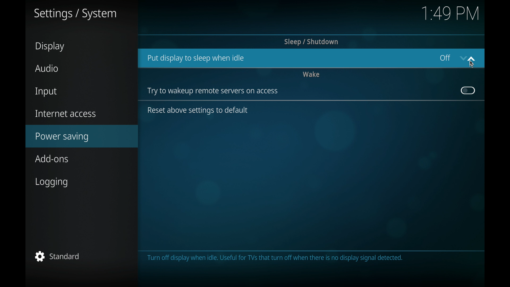  What do you see at coordinates (212, 91) in the screenshot?
I see `wake up remote servers on access` at bounding box center [212, 91].